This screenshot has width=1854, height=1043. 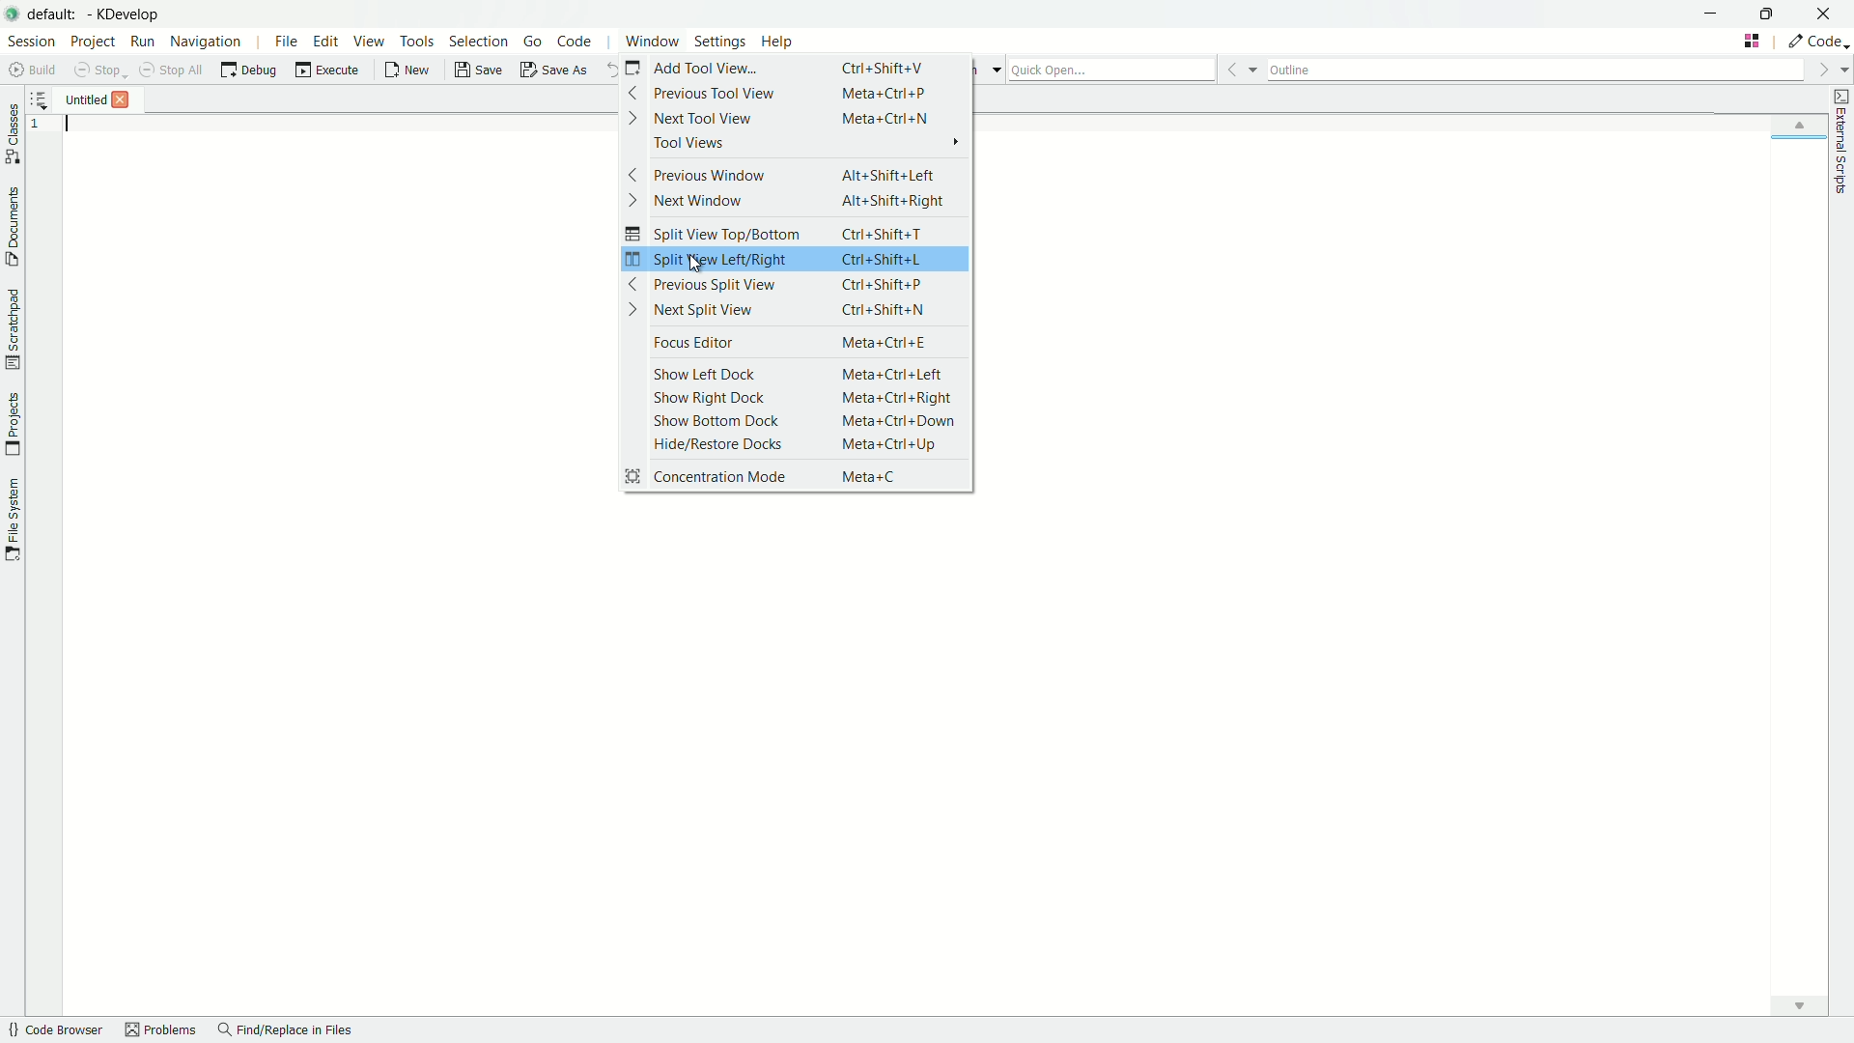 What do you see at coordinates (125, 99) in the screenshot?
I see `` at bounding box center [125, 99].